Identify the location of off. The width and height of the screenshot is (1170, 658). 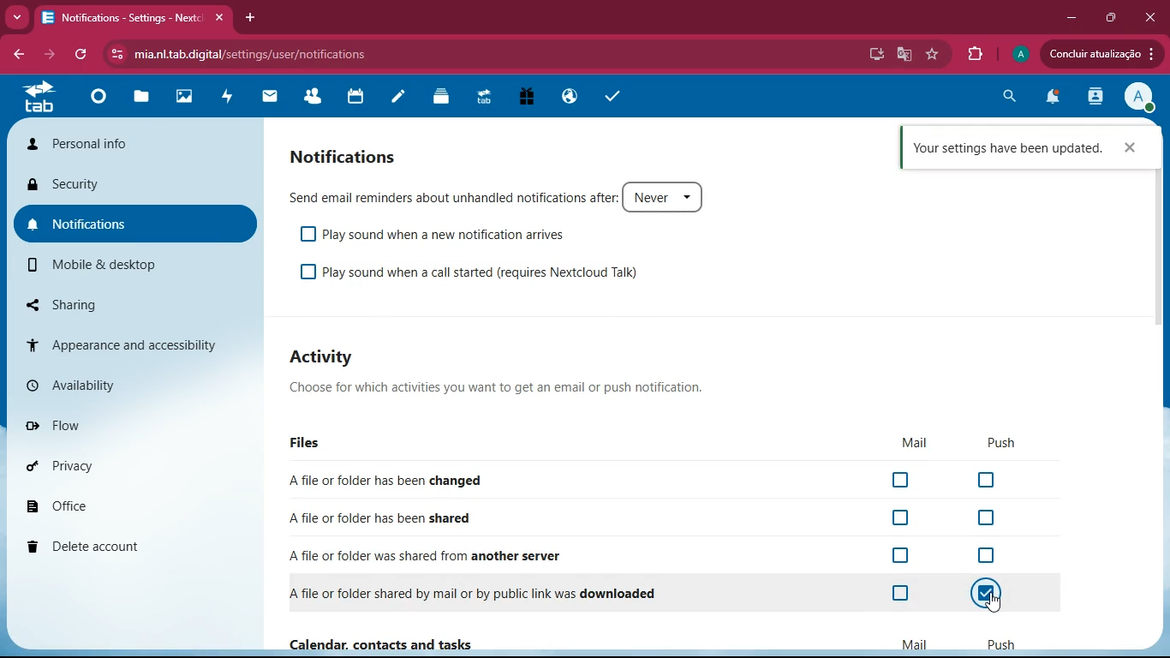
(984, 479).